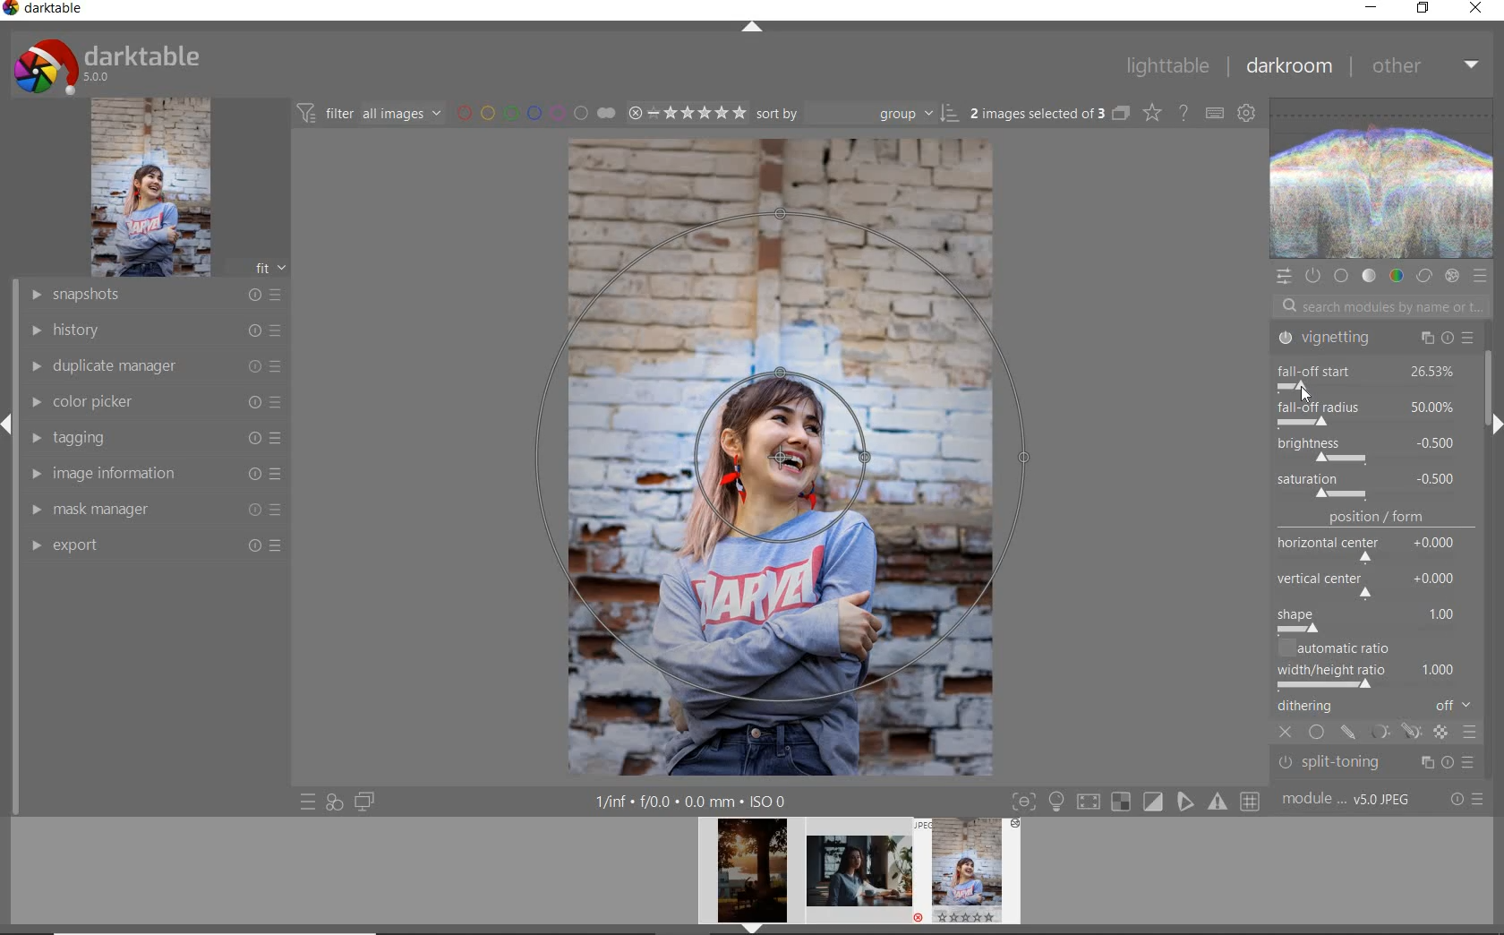 Image resolution: width=1504 pixels, height=935 pixels. I want to click on system logo and name, so click(110, 64).